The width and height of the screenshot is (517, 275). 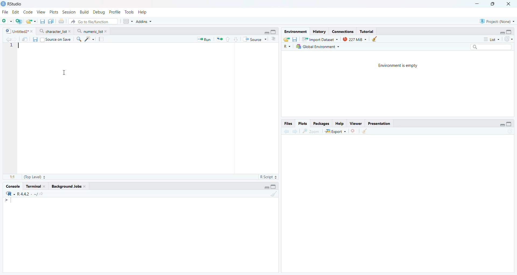 What do you see at coordinates (34, 177) in the screenshot?
I see `(Top Level)` at bounding box center [34, 177].